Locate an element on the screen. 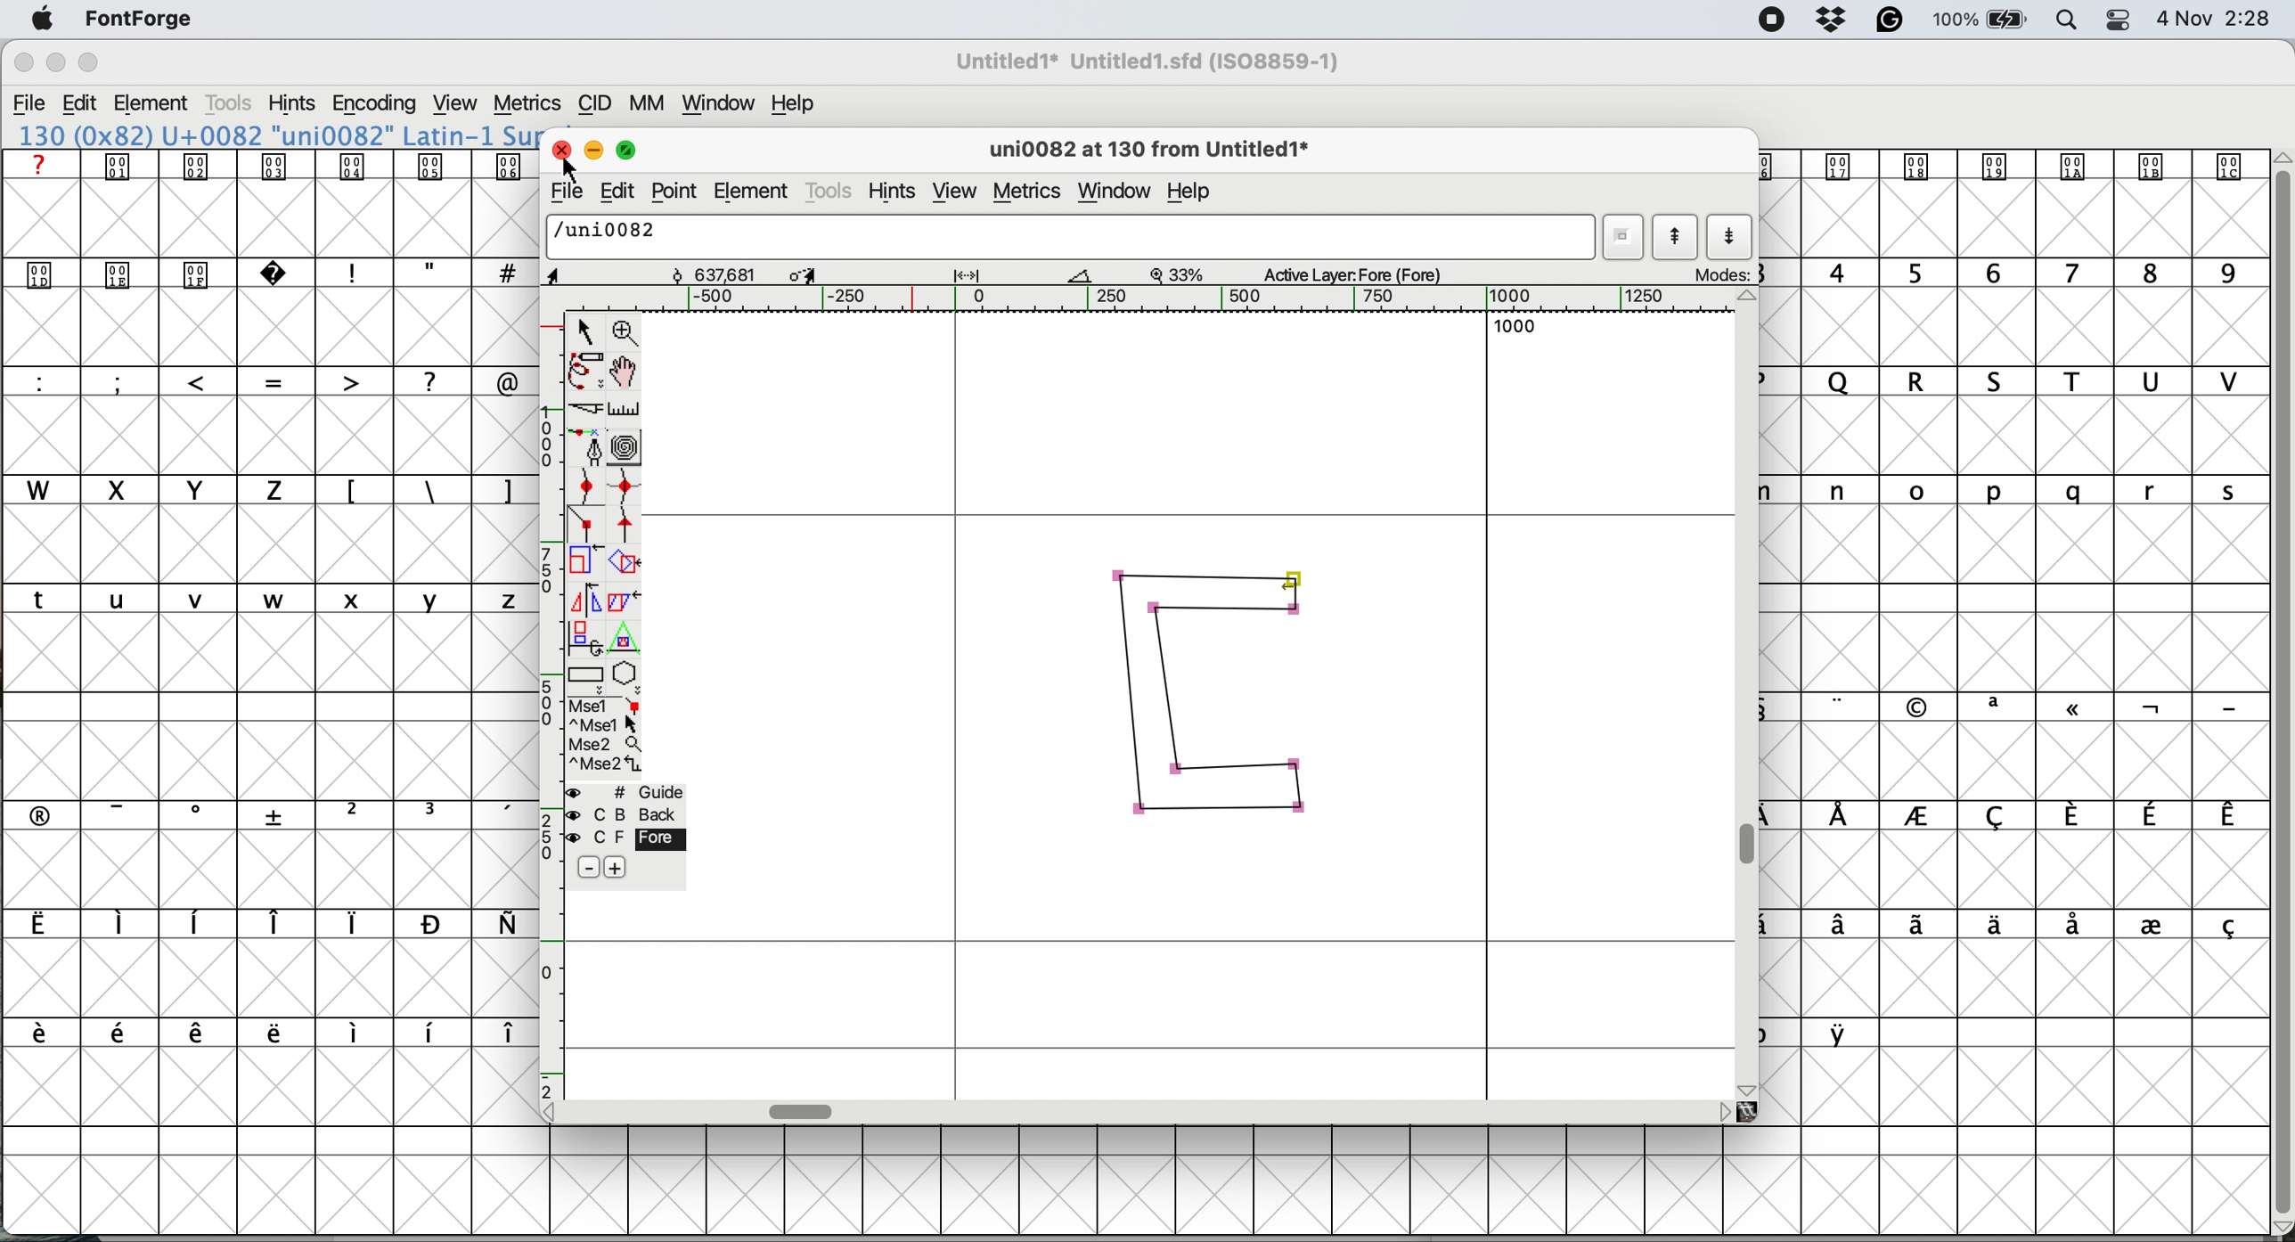  fontforge is located at coordinates (141, 18).